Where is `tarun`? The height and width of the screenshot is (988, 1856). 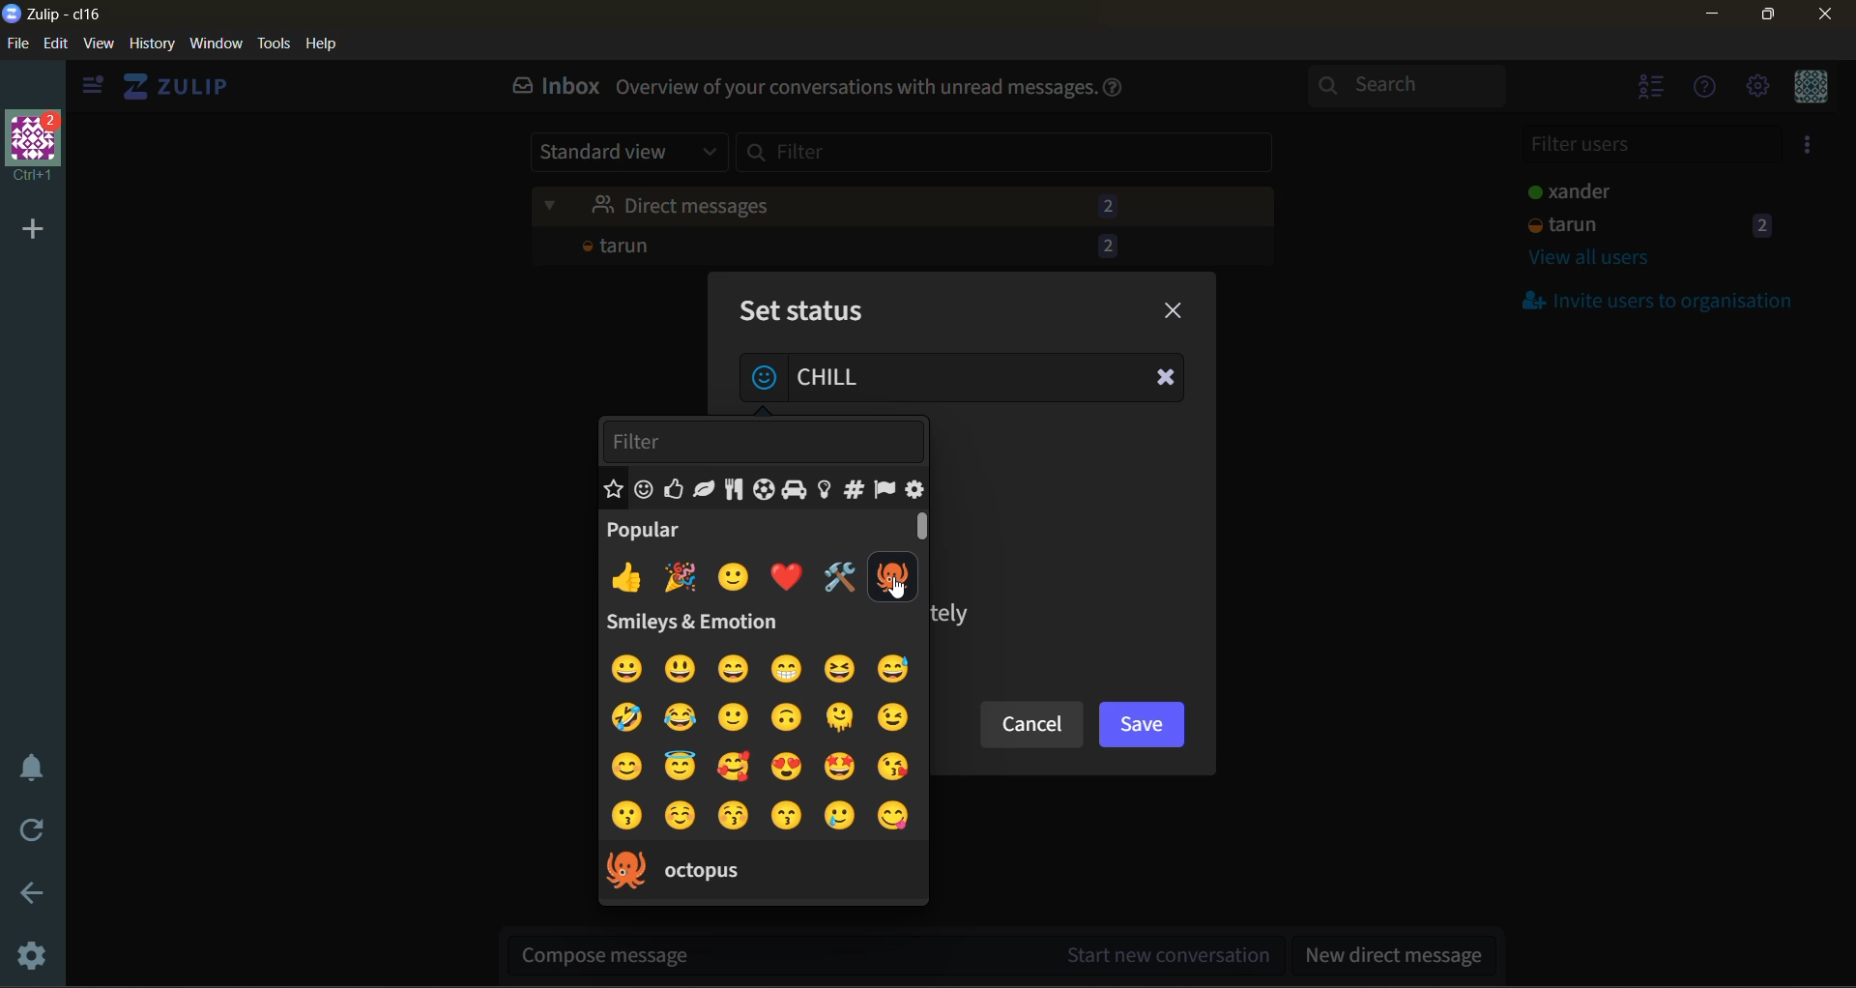 tarun is located at coordinates (1655, 228).